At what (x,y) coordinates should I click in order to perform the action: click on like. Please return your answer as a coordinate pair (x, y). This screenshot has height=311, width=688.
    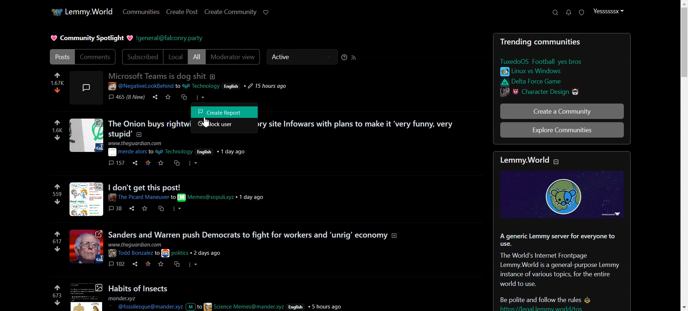
    Looking at the image, I should click on (56, 287).